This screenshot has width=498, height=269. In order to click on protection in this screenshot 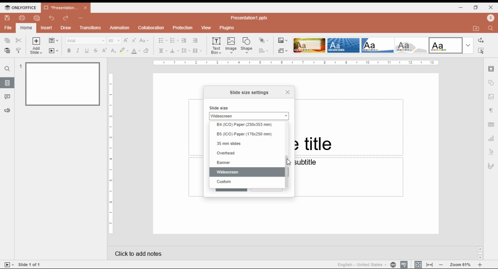, I will do `click(182, 28)`.